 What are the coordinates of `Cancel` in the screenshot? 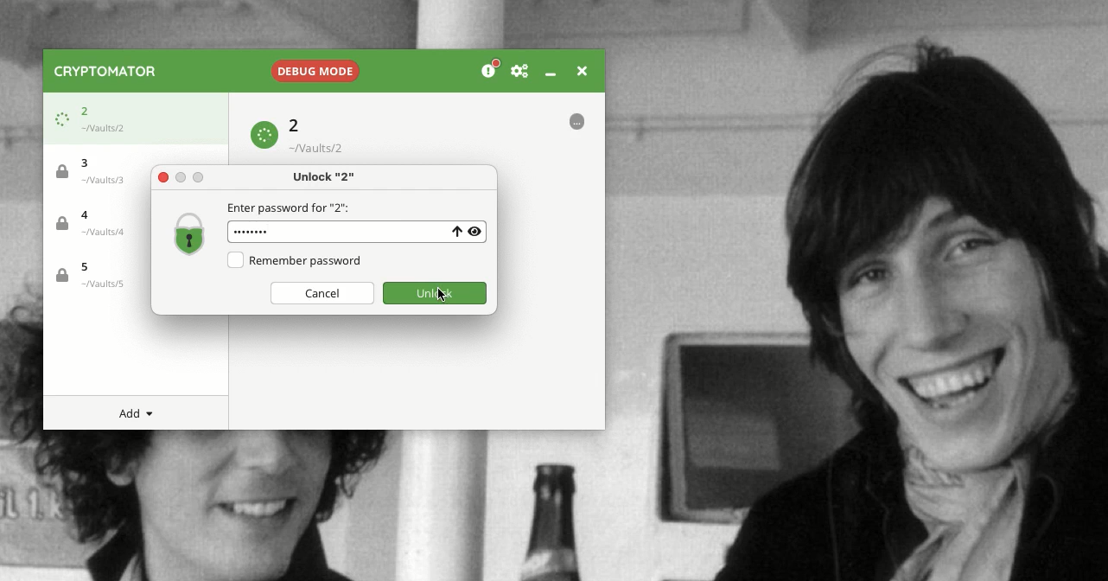 It's located at (321, 294).